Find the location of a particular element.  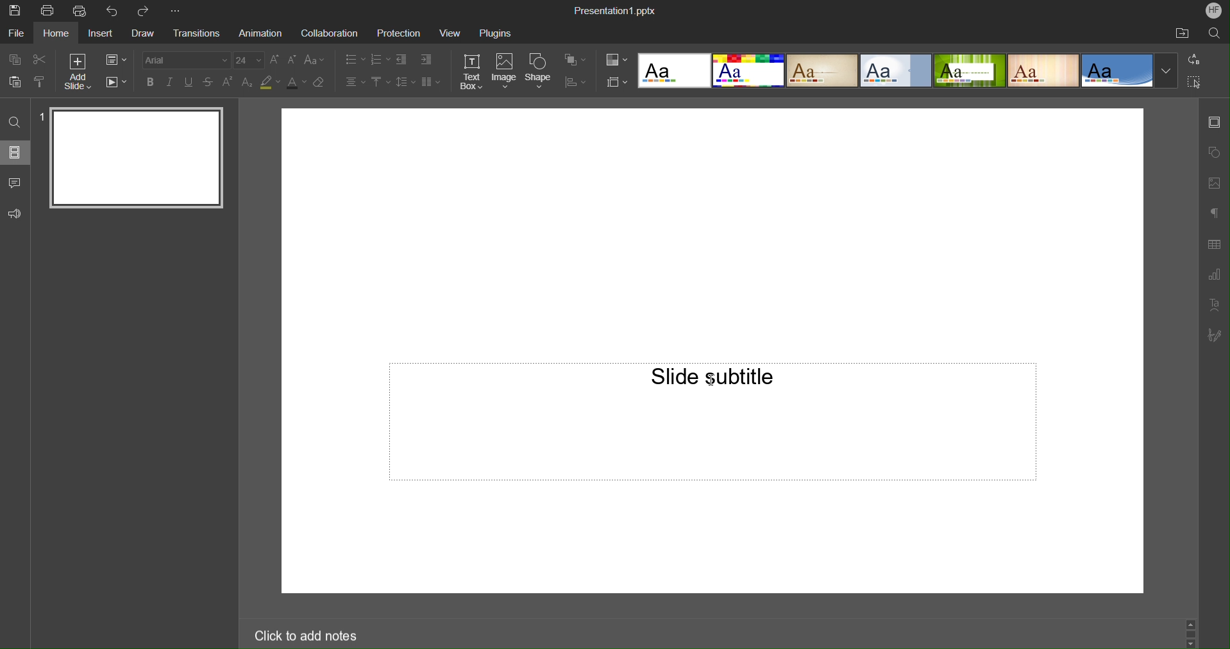

Redo is located at coordinates (146, 10).